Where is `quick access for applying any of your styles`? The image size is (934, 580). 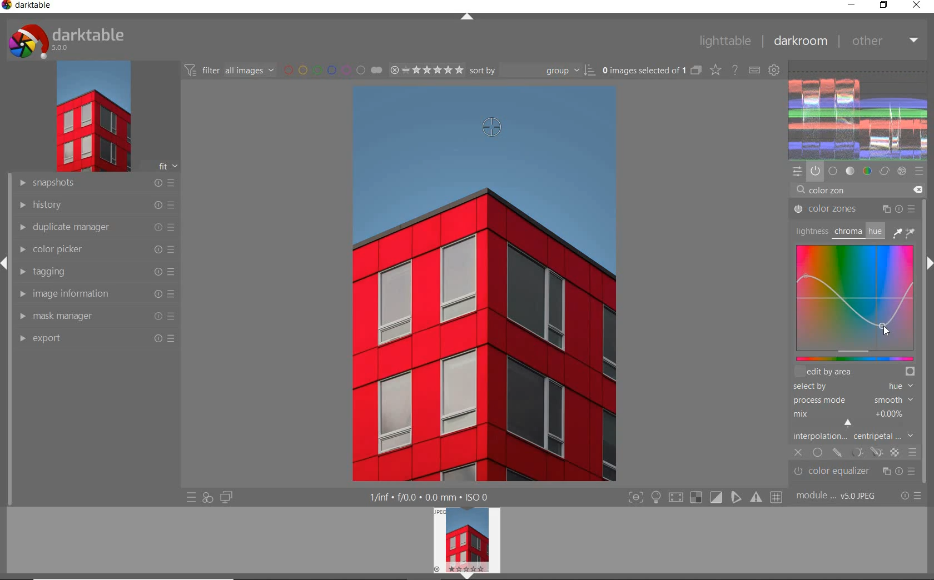 quick access for applying any of your styles is located at coordinates (208, 497).